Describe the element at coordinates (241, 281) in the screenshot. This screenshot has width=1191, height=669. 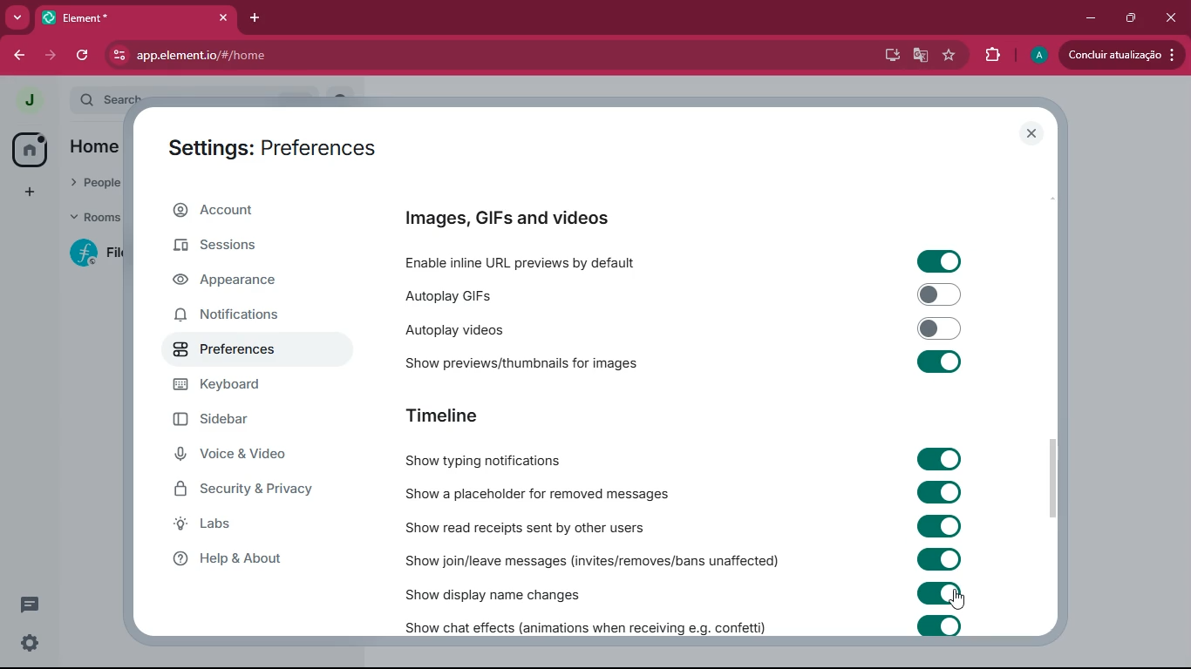
I see `appearance` at that location.